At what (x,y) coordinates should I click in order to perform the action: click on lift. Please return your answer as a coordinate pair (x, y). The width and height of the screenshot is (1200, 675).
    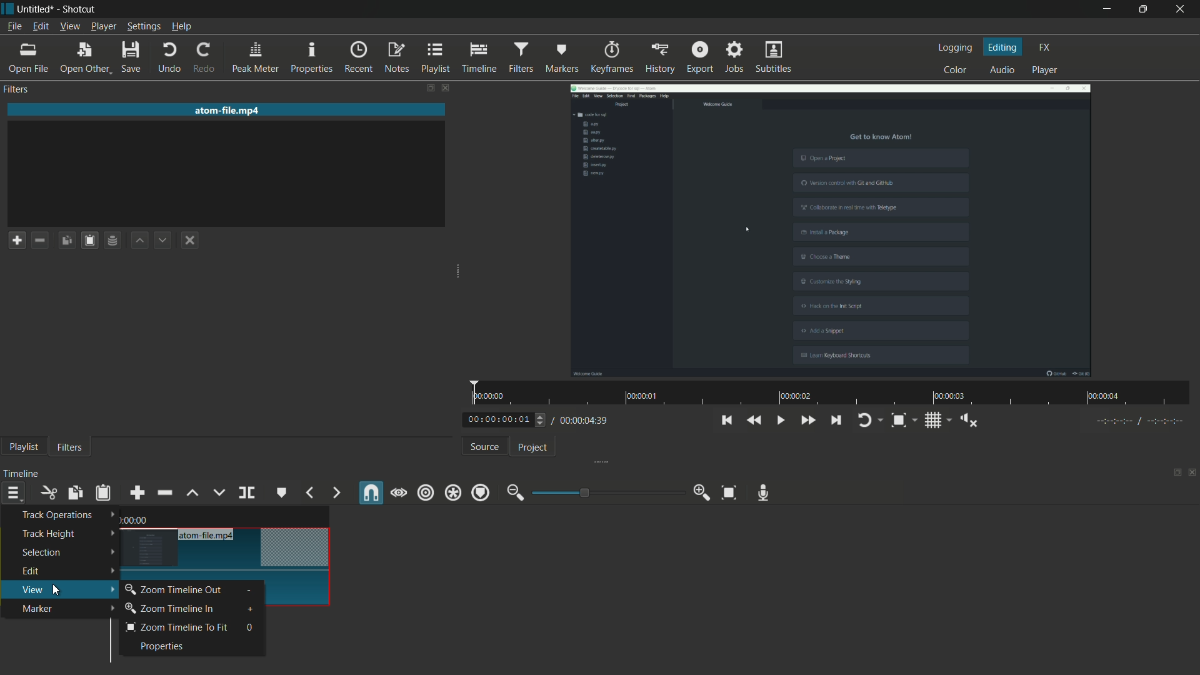
    Looking at the image, I should click on (192, 493).